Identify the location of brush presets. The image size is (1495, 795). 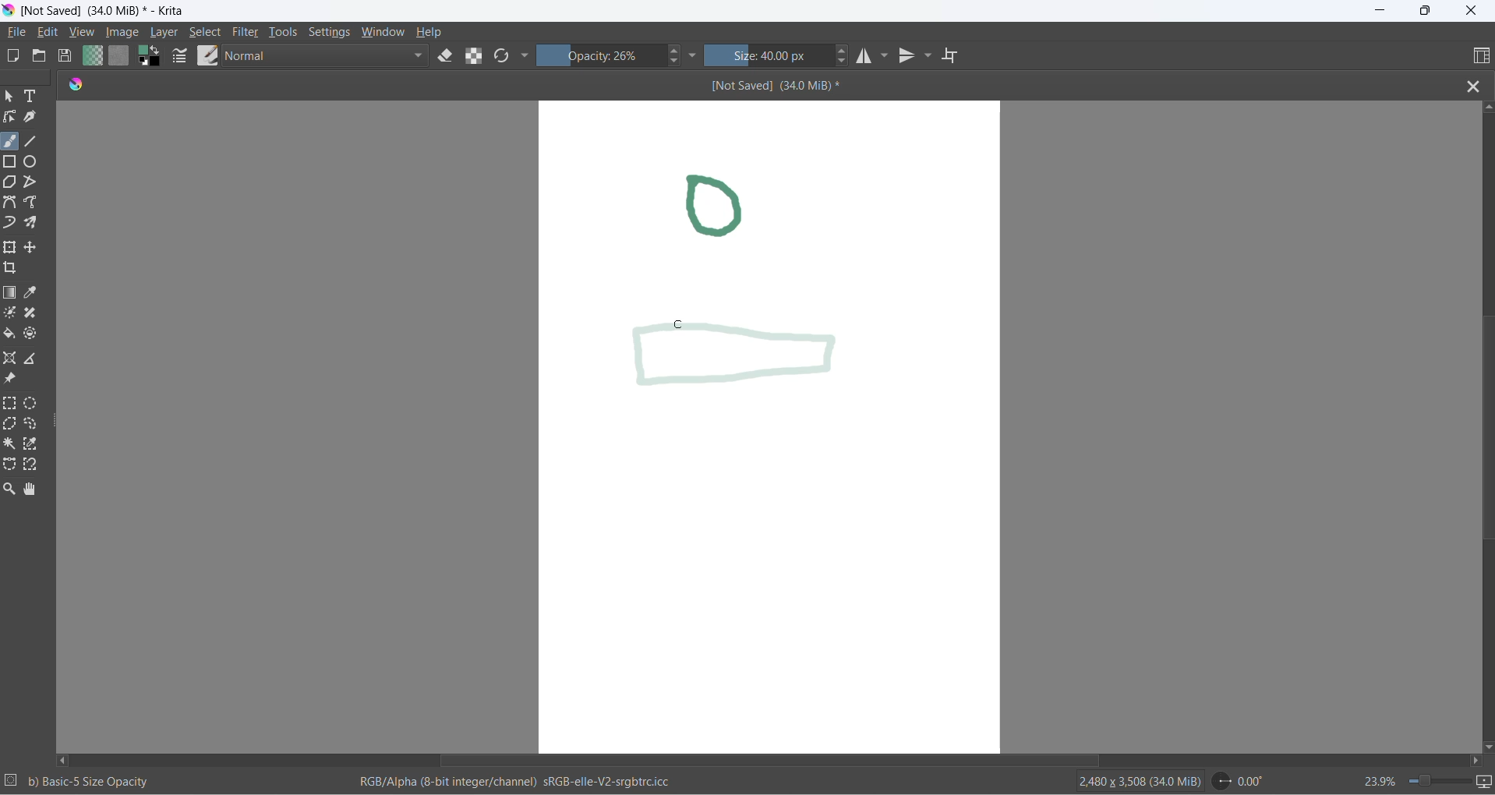
(205, 57).